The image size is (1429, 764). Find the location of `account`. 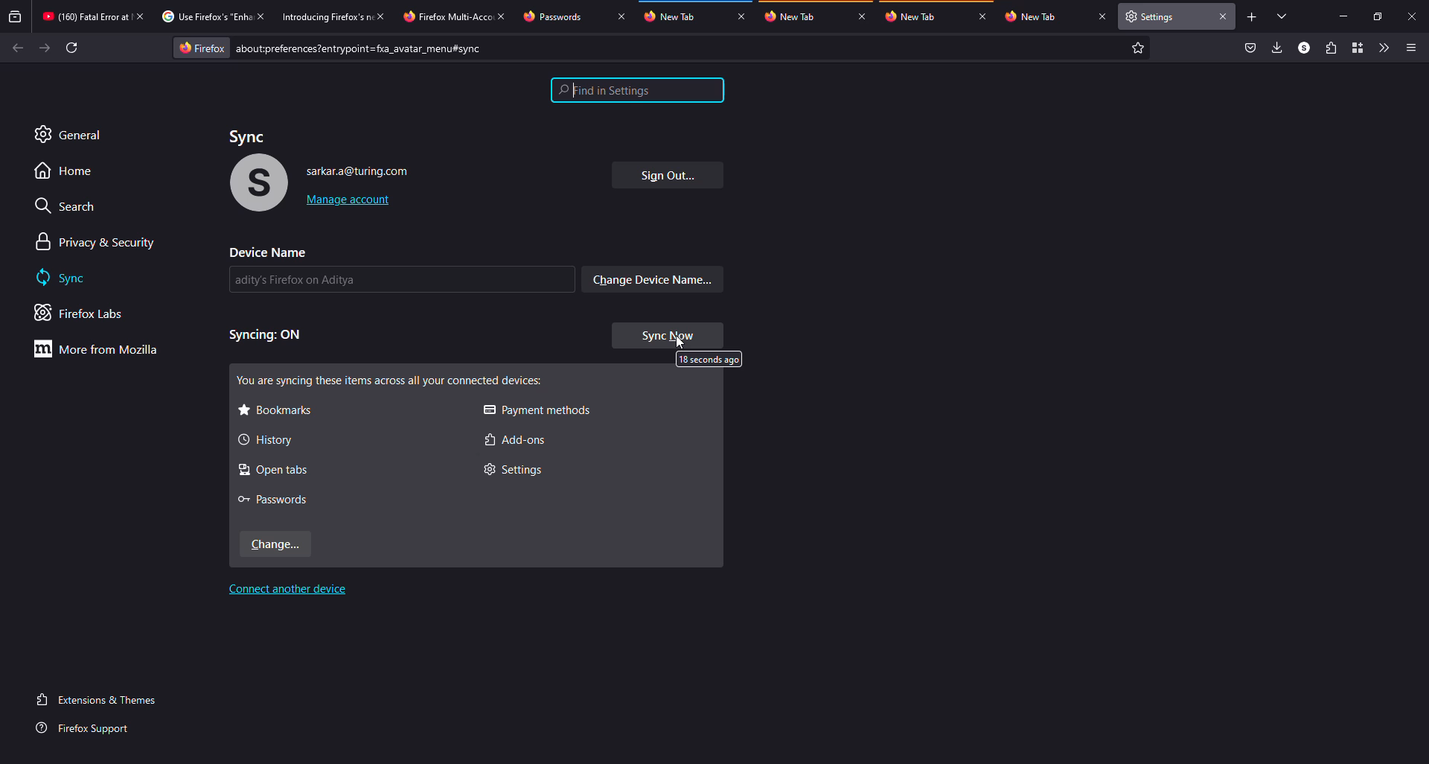

account is located at coordinates (359, 171).